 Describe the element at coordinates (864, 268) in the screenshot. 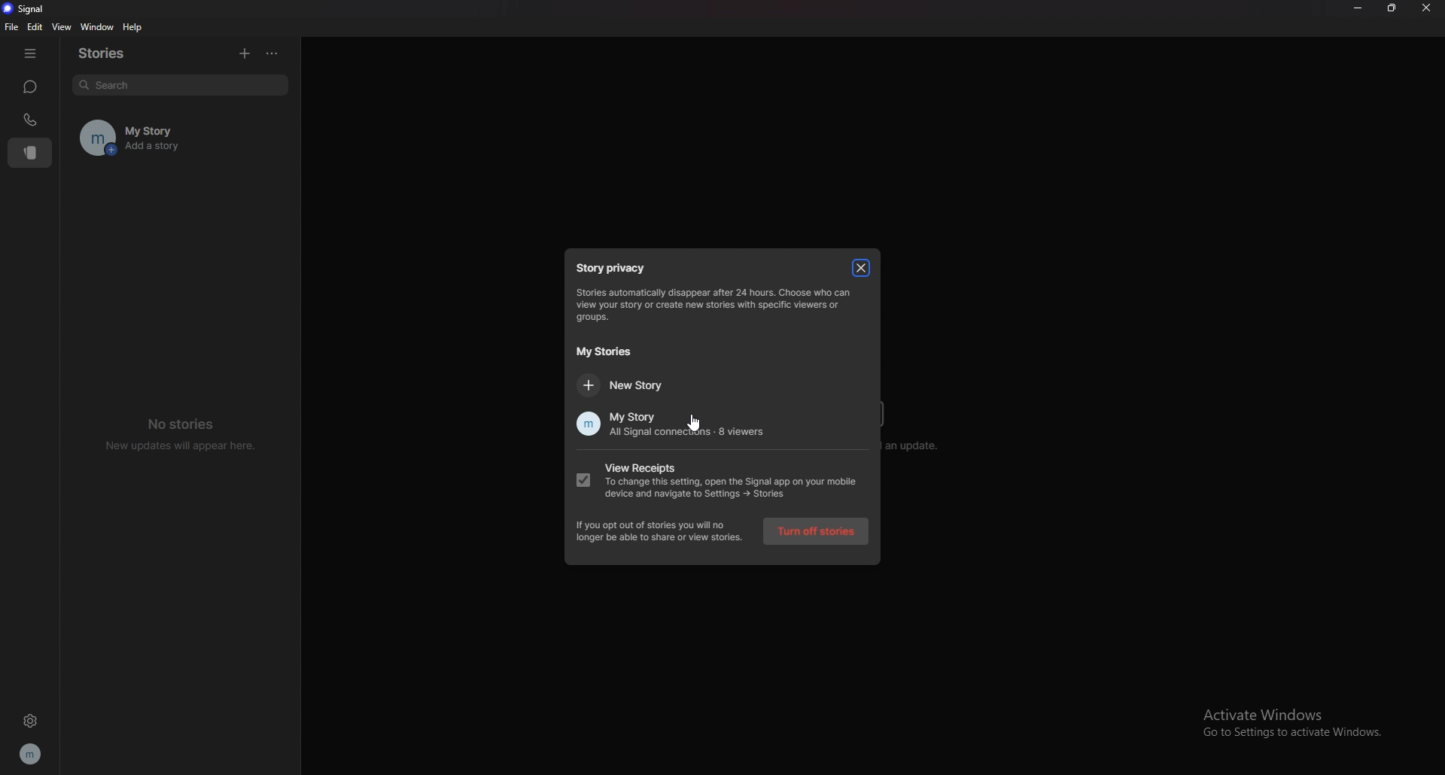

I see `close` at that location.